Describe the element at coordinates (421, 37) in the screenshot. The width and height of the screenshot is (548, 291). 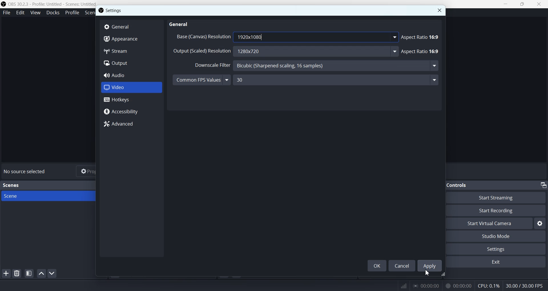
I see `Aspect Ratio 16:9` at that location.